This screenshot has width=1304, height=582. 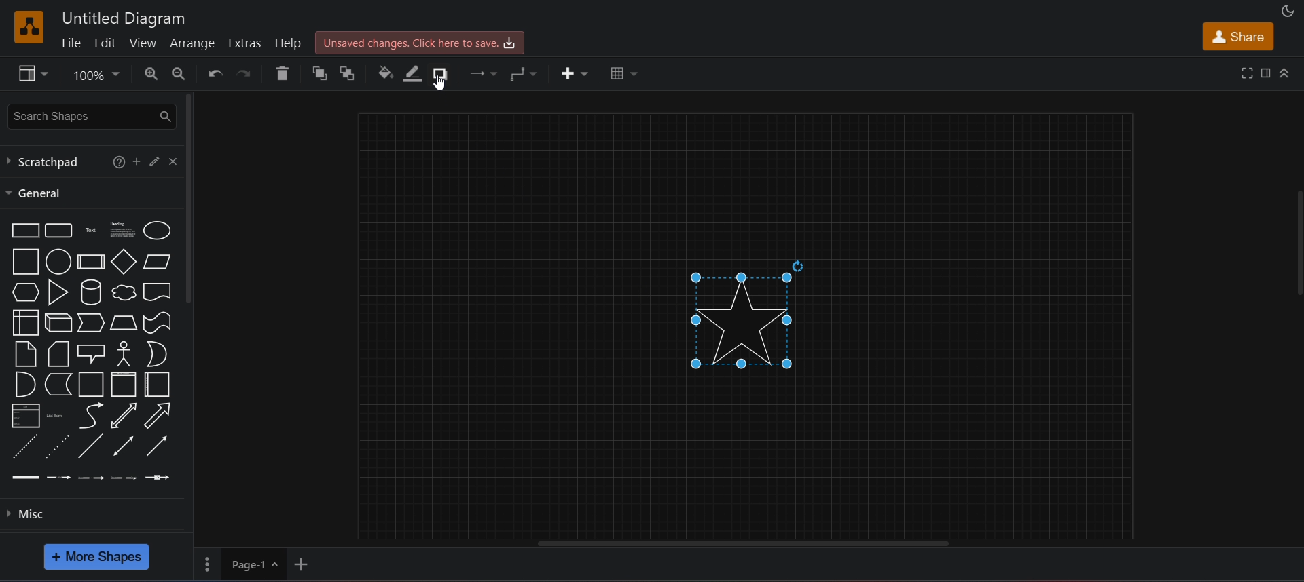 I want to click on connection, so click(x=483, y=71).